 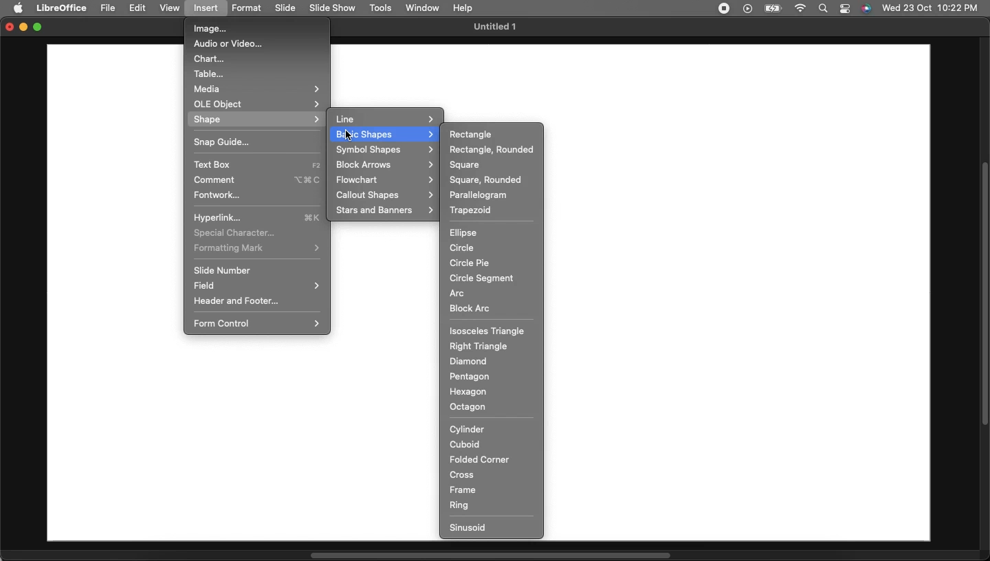 What do you see at coordinates (259, 322) in the screenshot?
I see `Form control` at bounding box center [259, 322].